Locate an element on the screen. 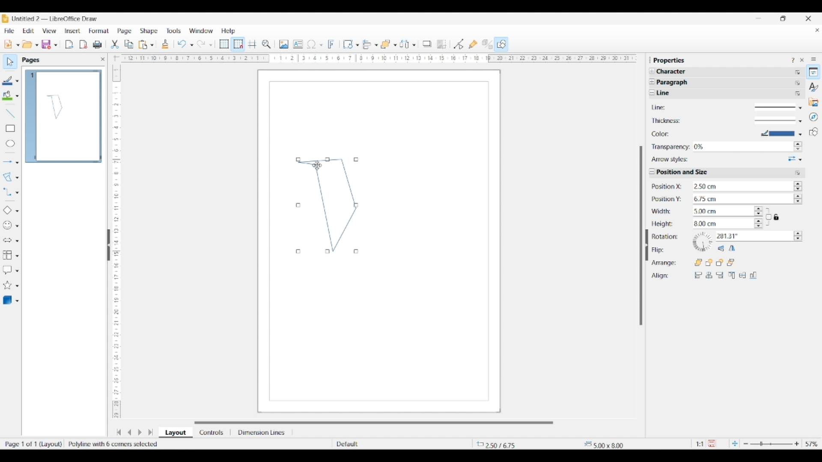 The image size is (822, 462). Navigator is located at coordinates (813, 117).